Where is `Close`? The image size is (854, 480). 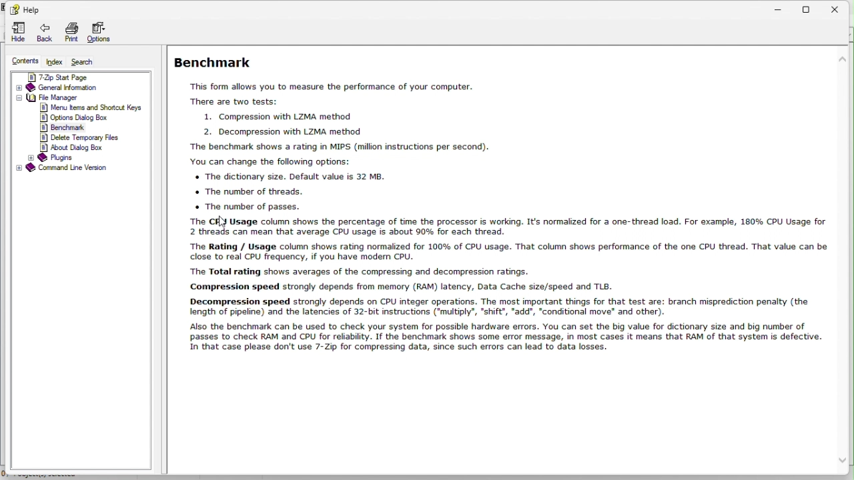
Close is located at coordinates (841, 9).